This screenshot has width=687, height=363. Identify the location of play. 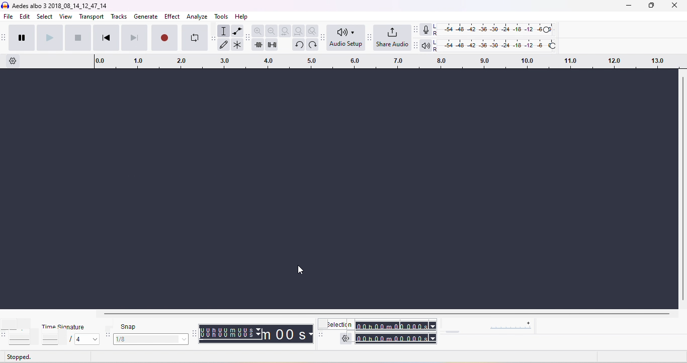
(49, 37).